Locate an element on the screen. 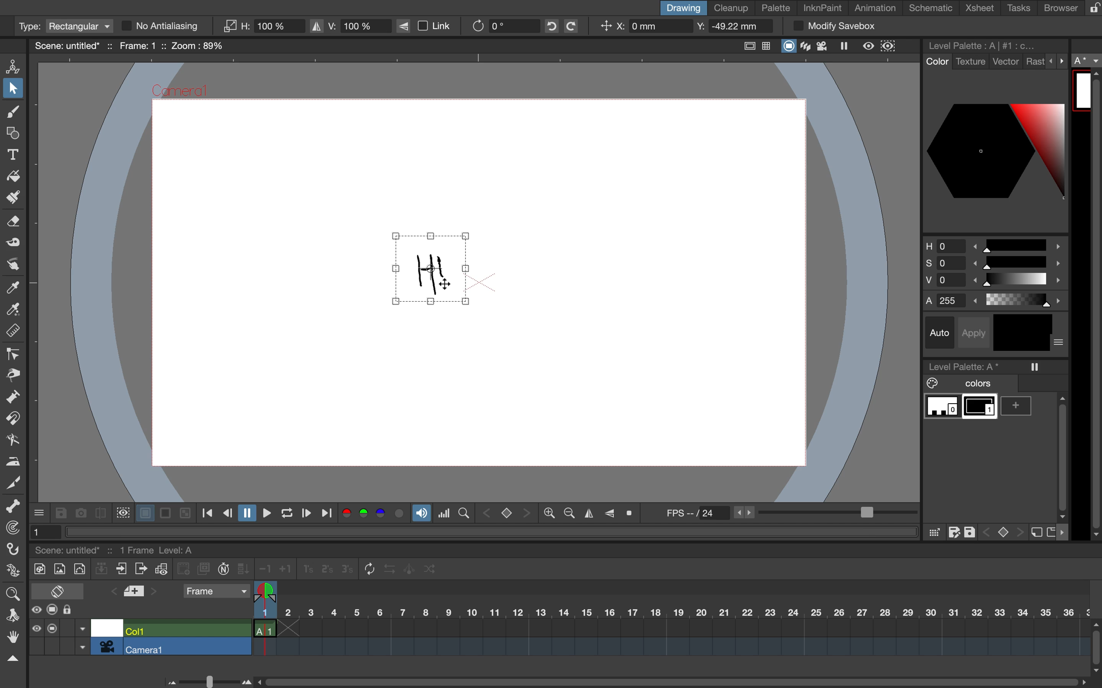 The height and width of the screenshot is (688, 1102). color is located at coordinates (936, 62).